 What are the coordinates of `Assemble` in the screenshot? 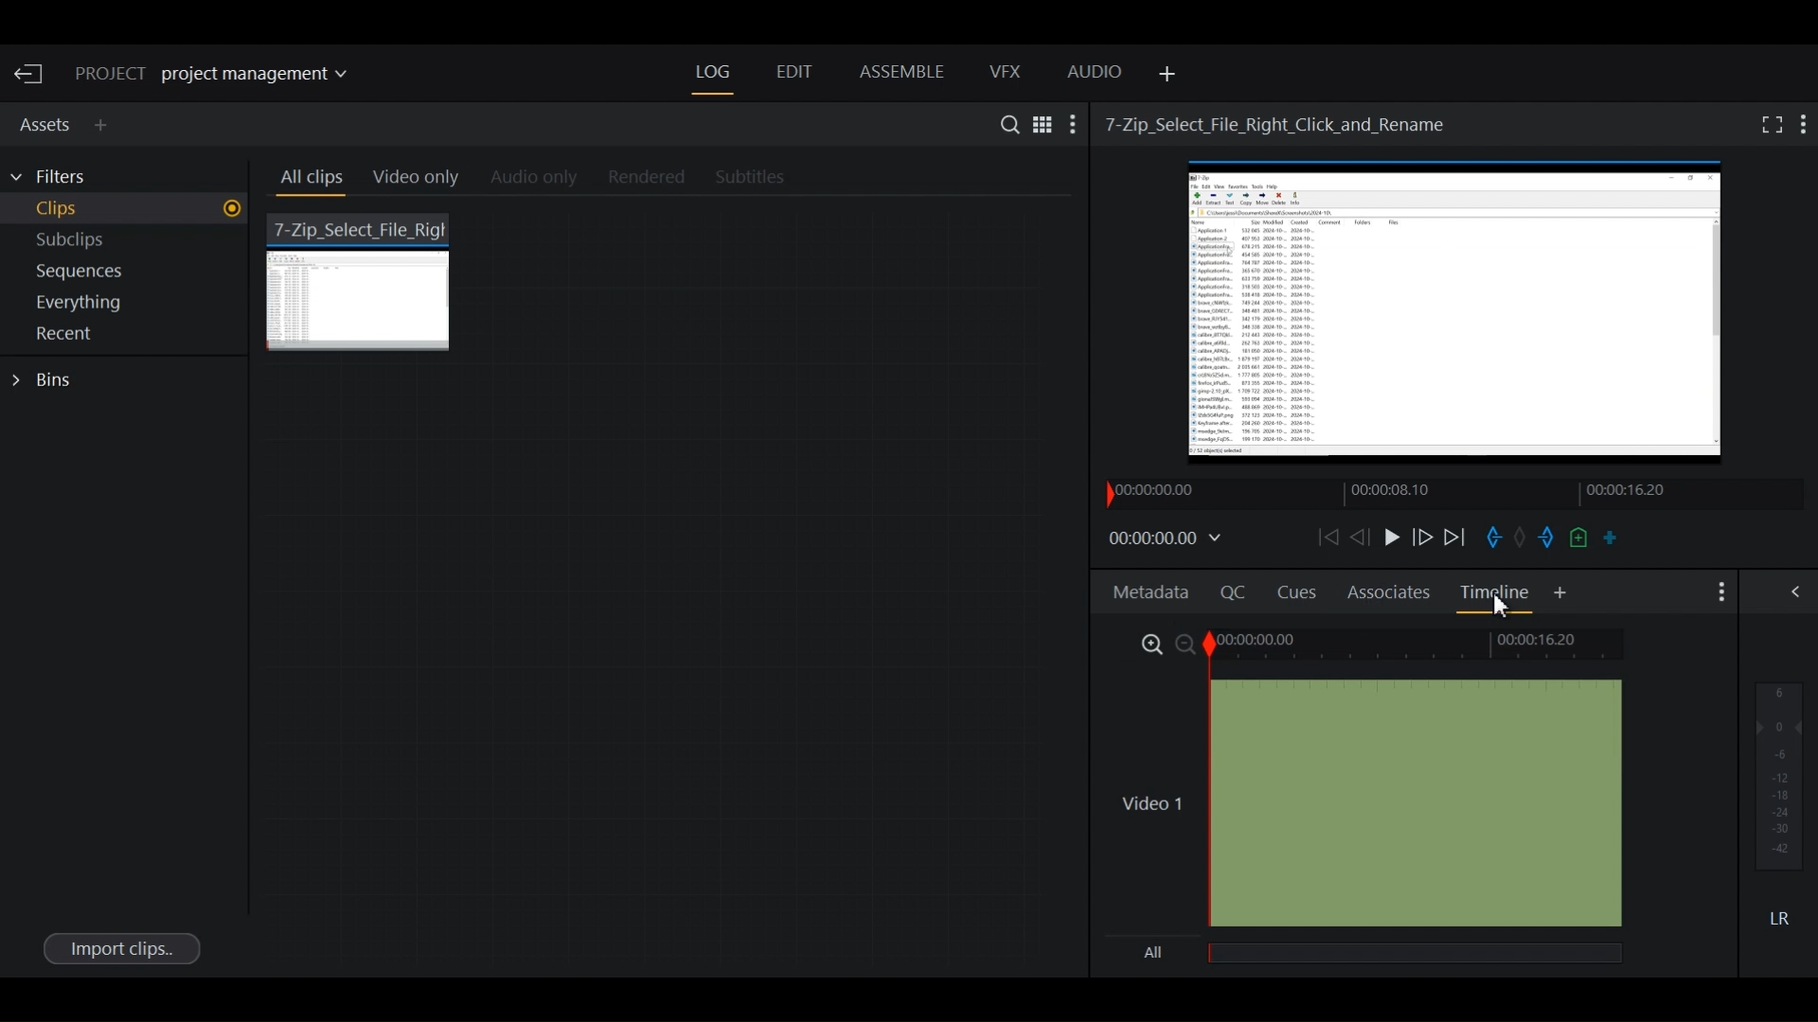 It's located at (901, 72).